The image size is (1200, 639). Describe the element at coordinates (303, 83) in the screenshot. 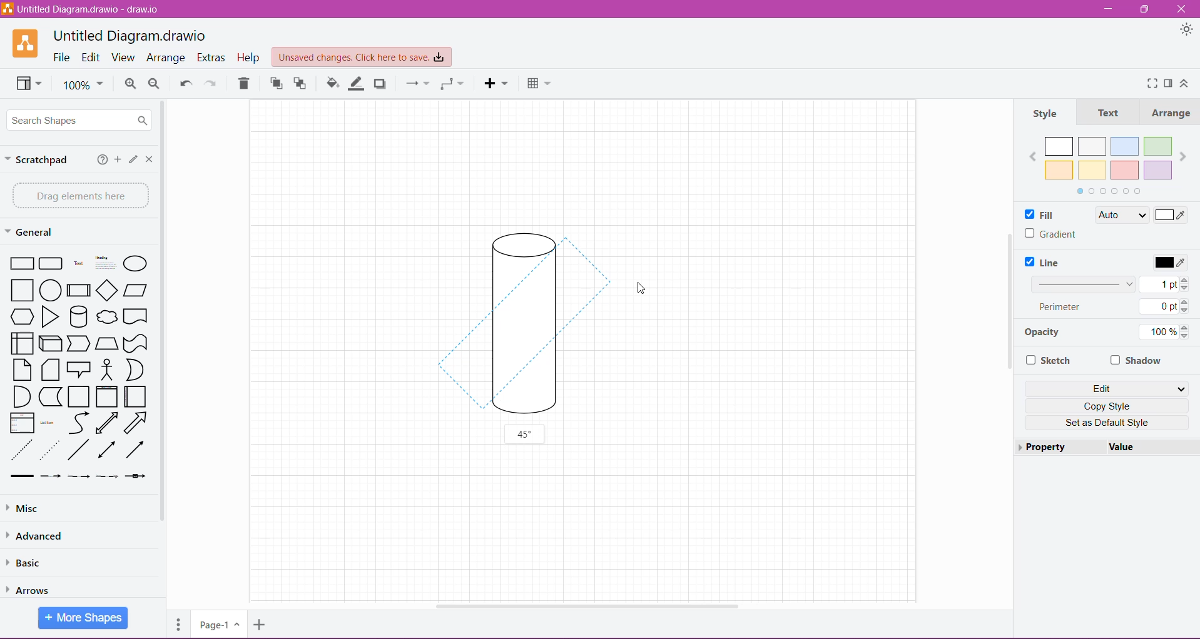

I see `To Back` at that location.